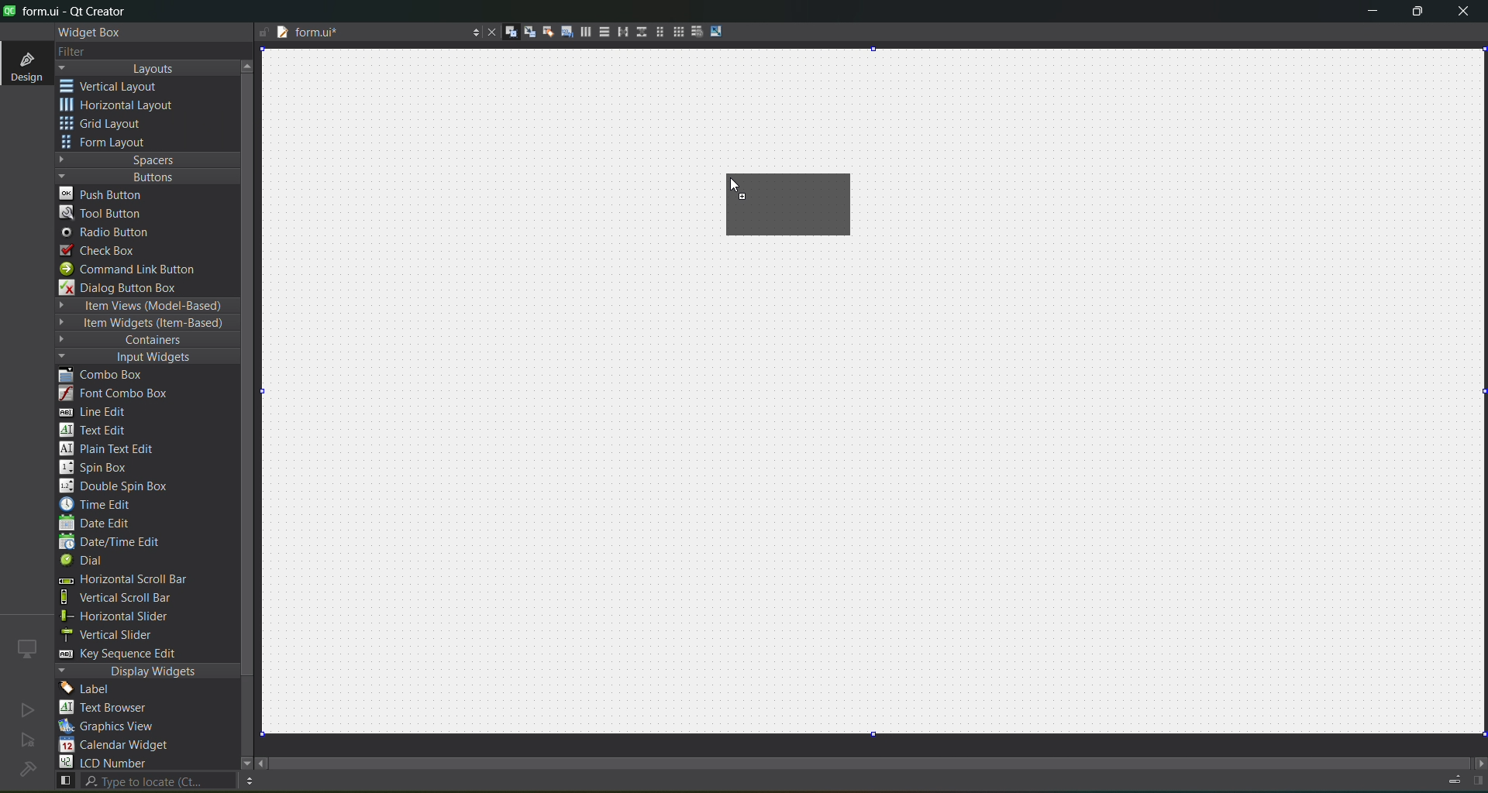 The image size is (1488, 793). I want to click on grid, so click(111, 125).